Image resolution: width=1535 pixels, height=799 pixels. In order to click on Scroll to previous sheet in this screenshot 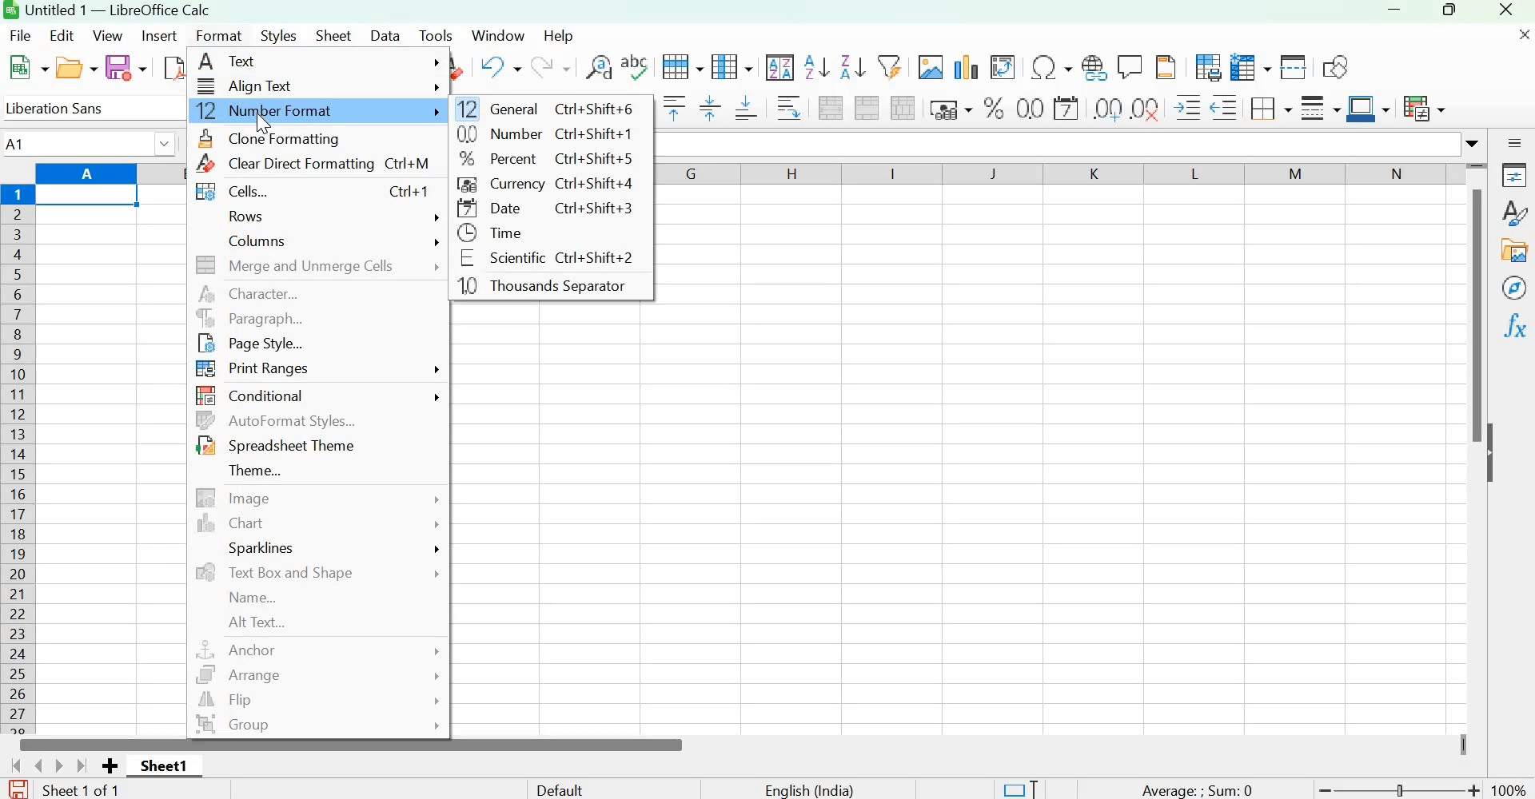, I will do `click(37, 764)`.